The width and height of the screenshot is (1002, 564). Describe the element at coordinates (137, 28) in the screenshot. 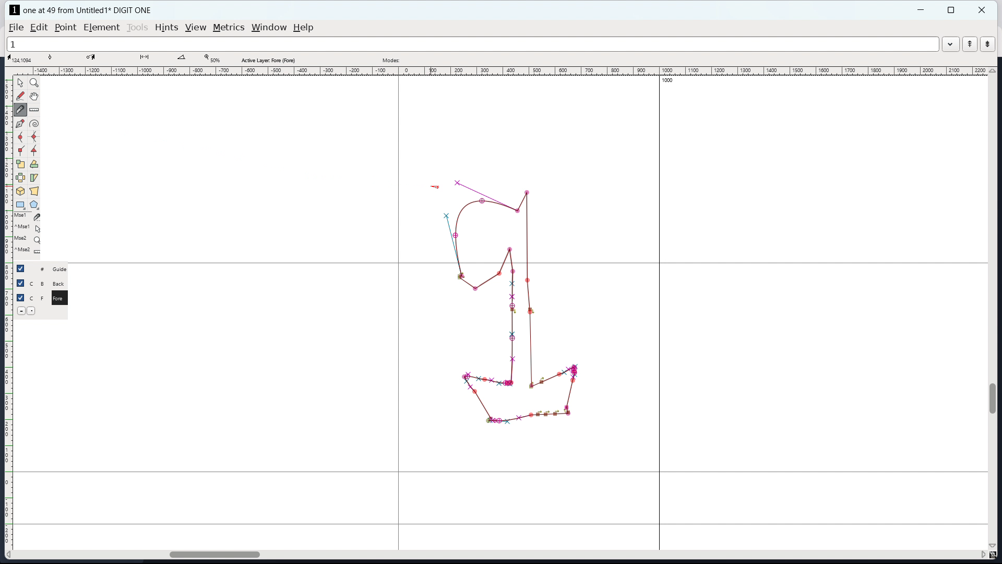

I see `tools` at that location.